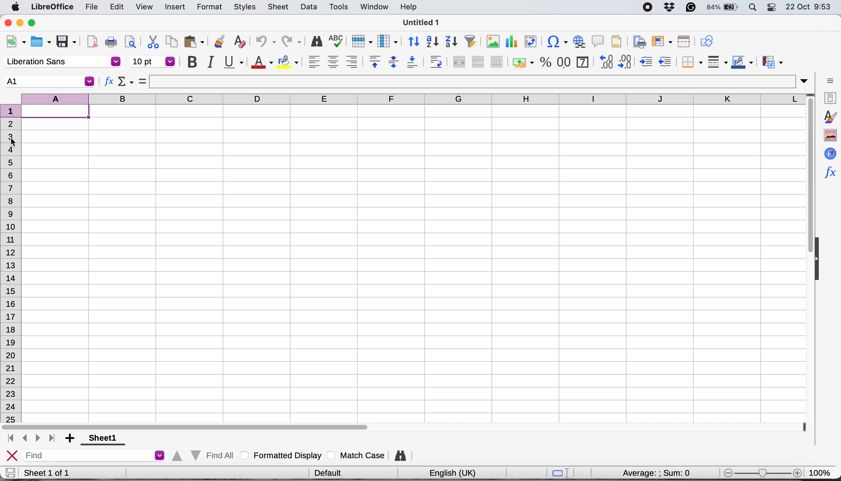 This screenshot has height=481, width=841. I want to click on 100%, so click(822, 471).